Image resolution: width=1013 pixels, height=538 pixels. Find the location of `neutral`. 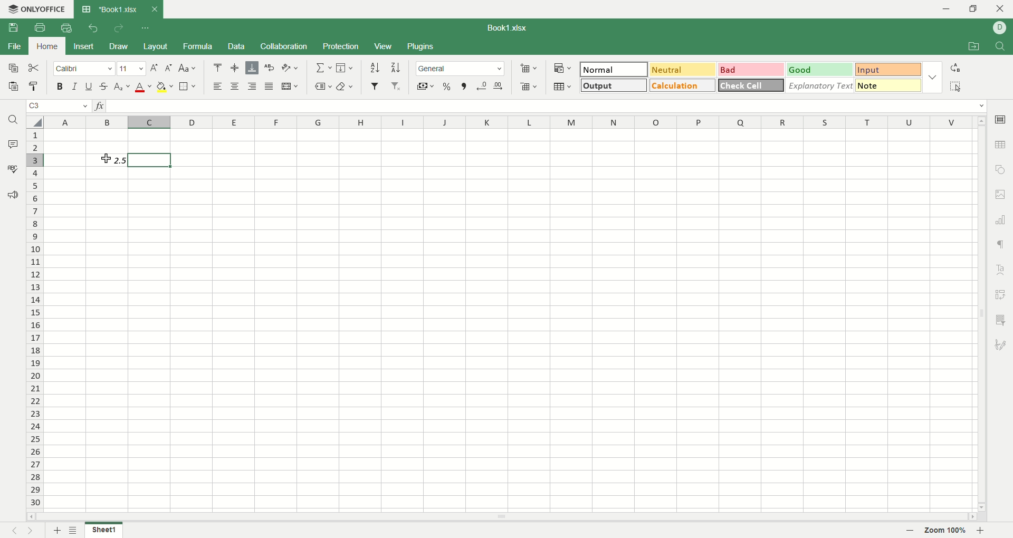

neutral is located at coordinates (683, 70).